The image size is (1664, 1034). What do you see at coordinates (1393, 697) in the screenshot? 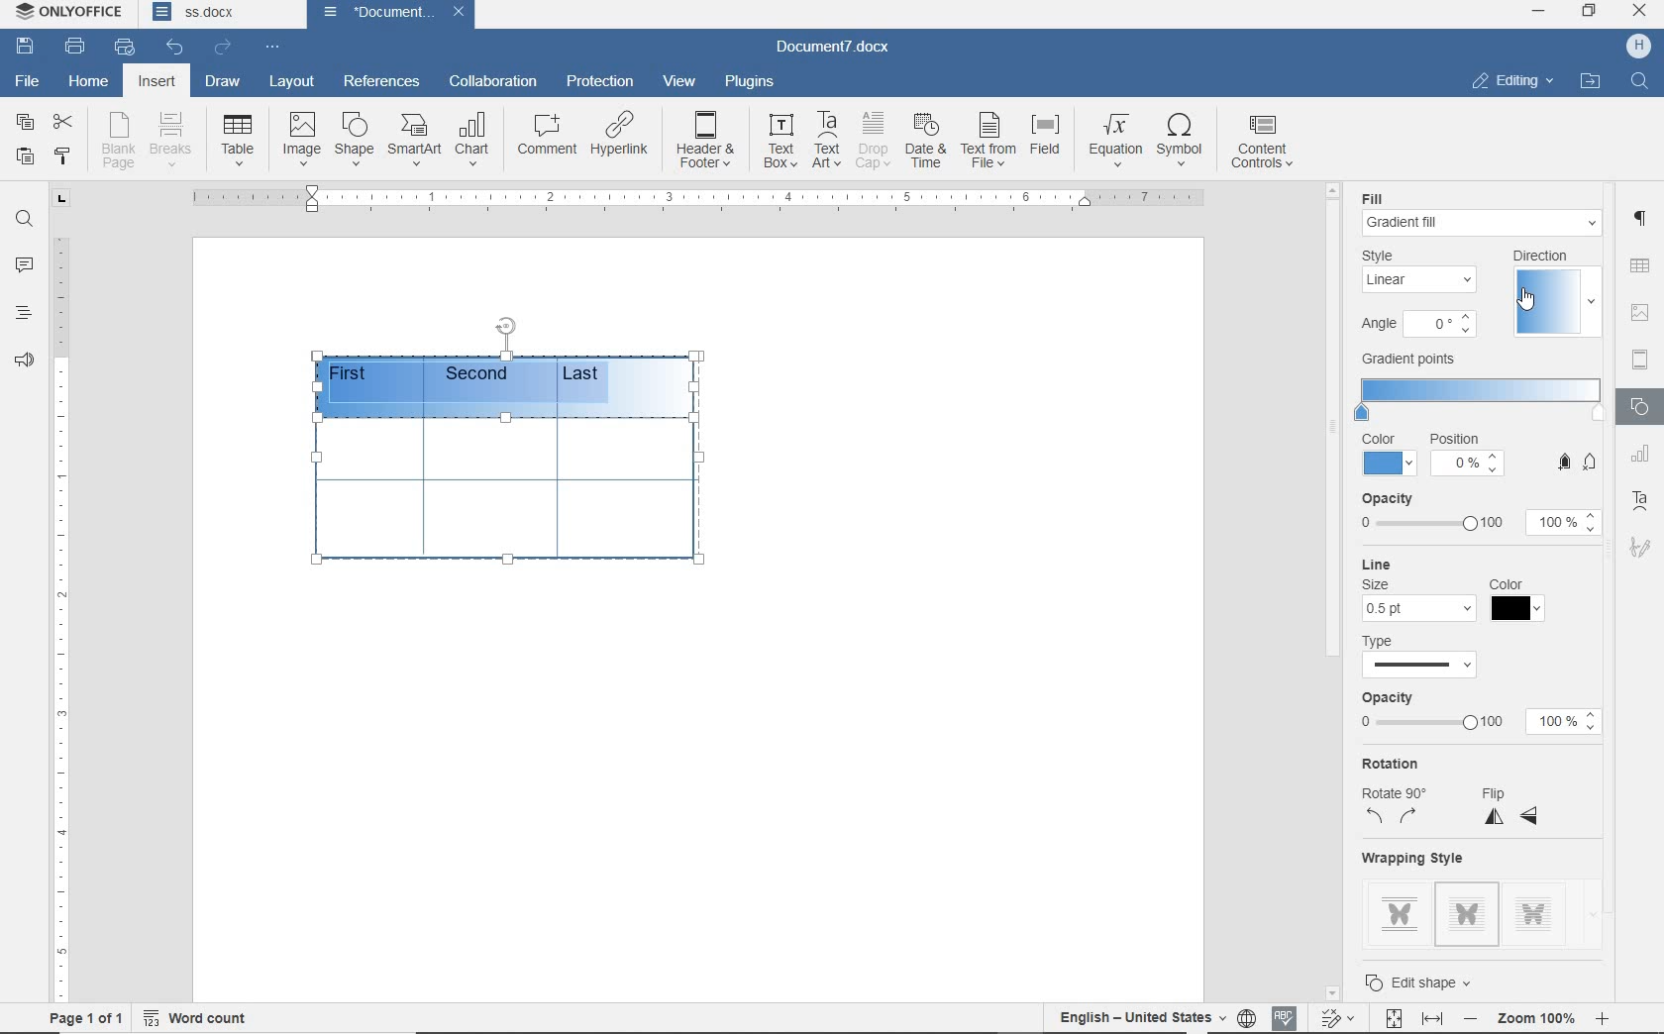
I see `opacity` at bounding box center [1393, 697].